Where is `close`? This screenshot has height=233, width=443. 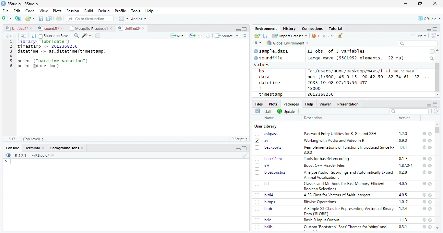 close is located at coordinates (431, 173).